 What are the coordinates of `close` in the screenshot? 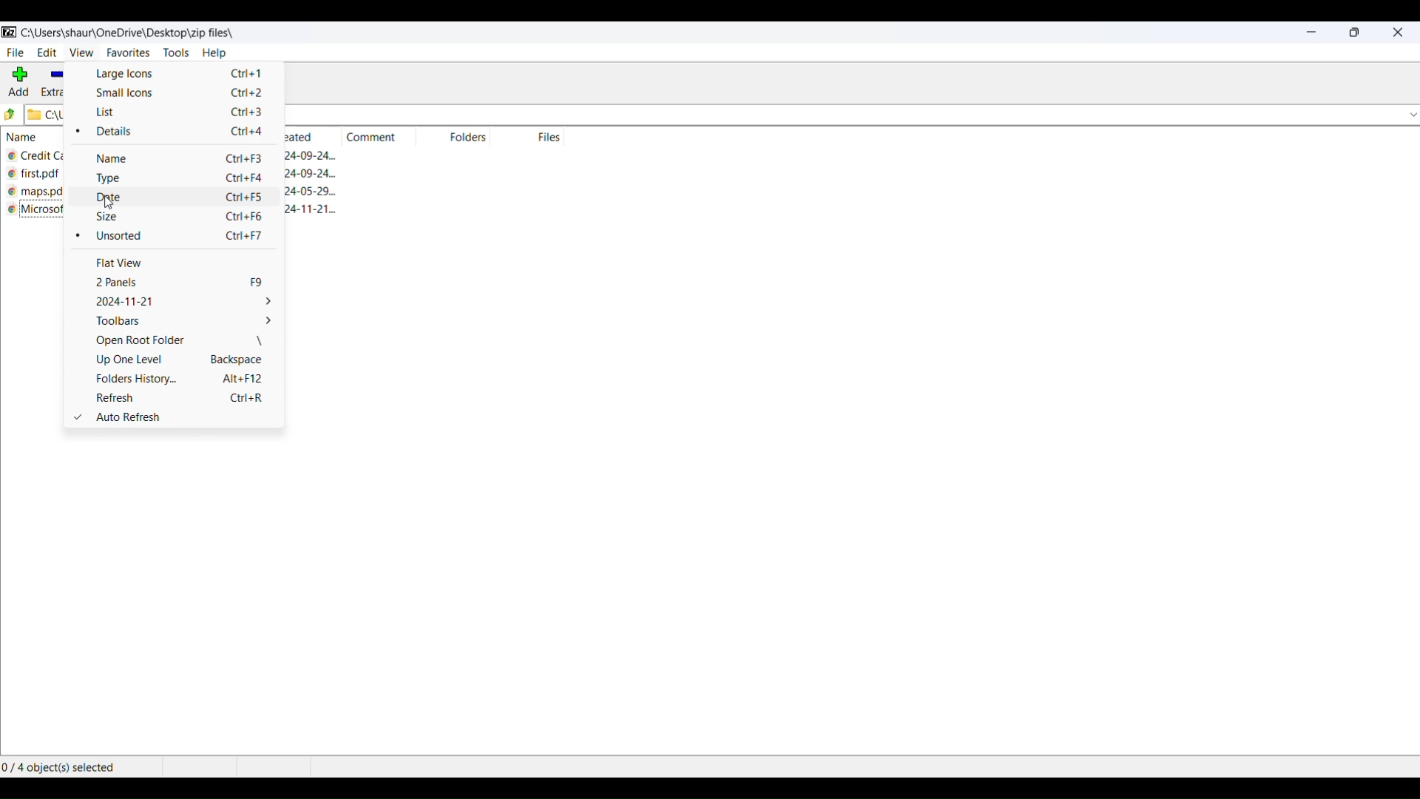 It's located at (1396, 33).